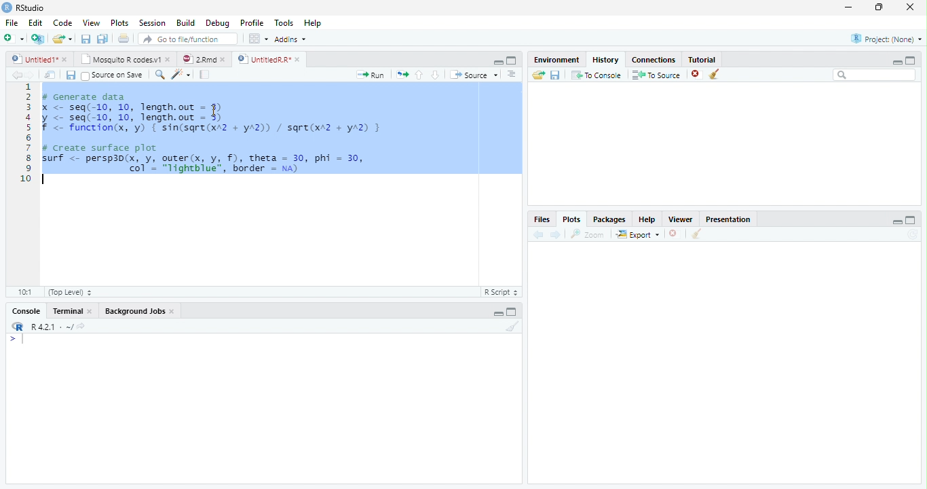  I want to click on Session, so click(151, 23).